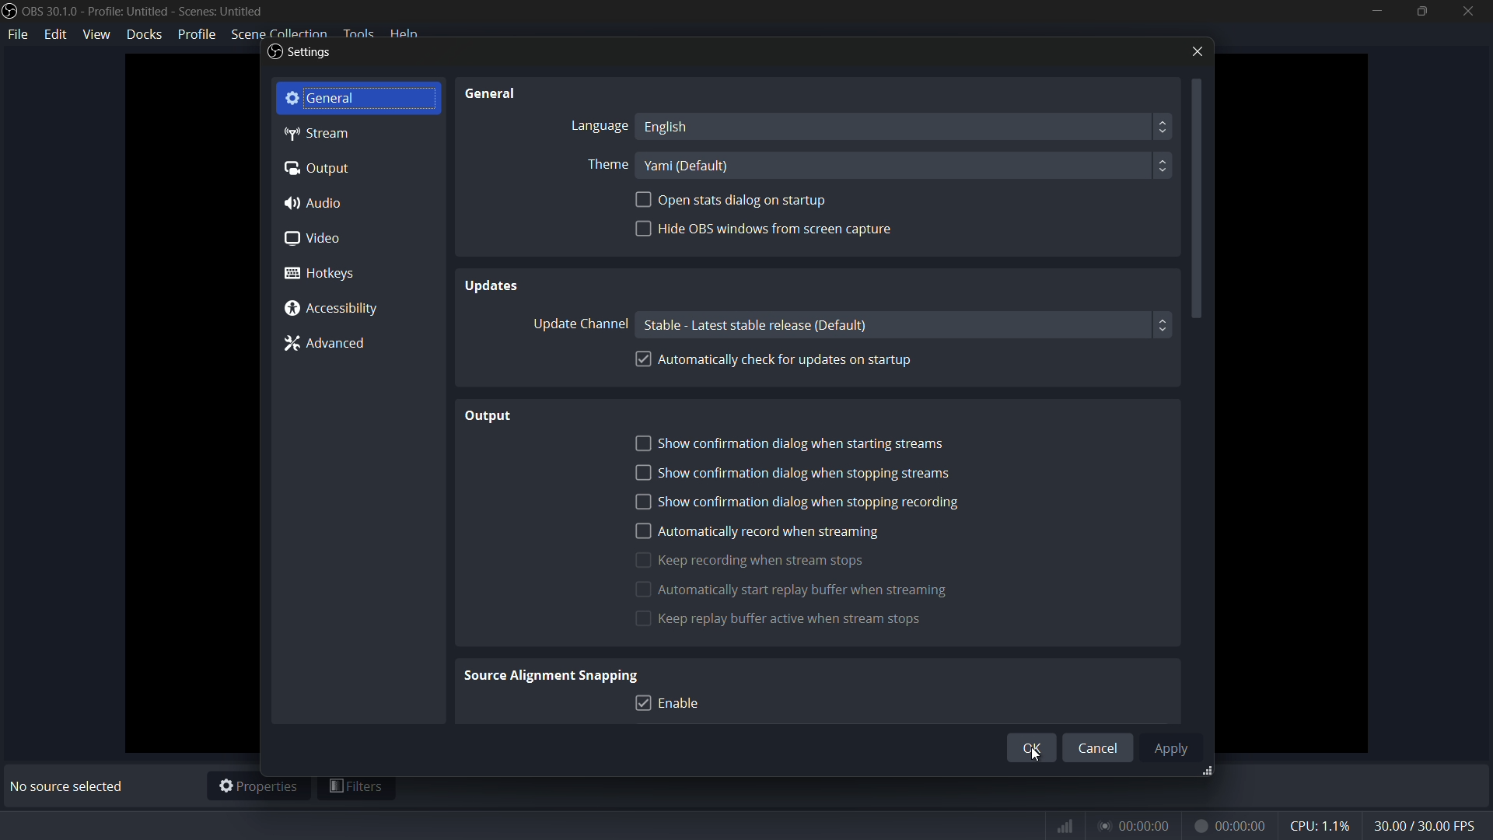 The width and height of the screenshot is (1493, 840). What do you see at coordinates (482, 415) in the screenshot?
I see `Output` at bounding box center [482, 415].